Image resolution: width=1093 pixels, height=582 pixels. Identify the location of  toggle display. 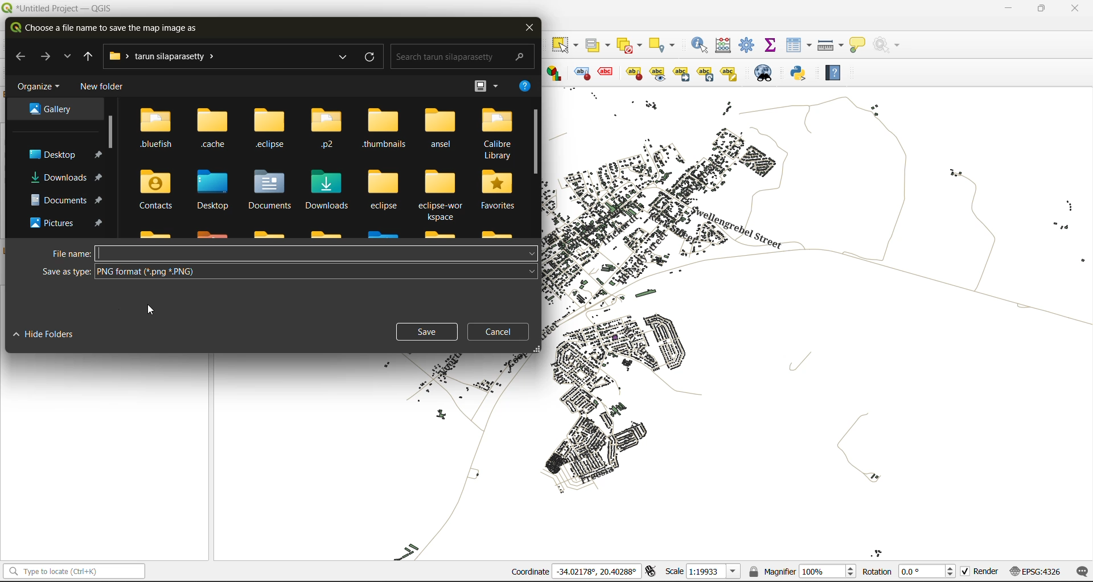
(580, 73).